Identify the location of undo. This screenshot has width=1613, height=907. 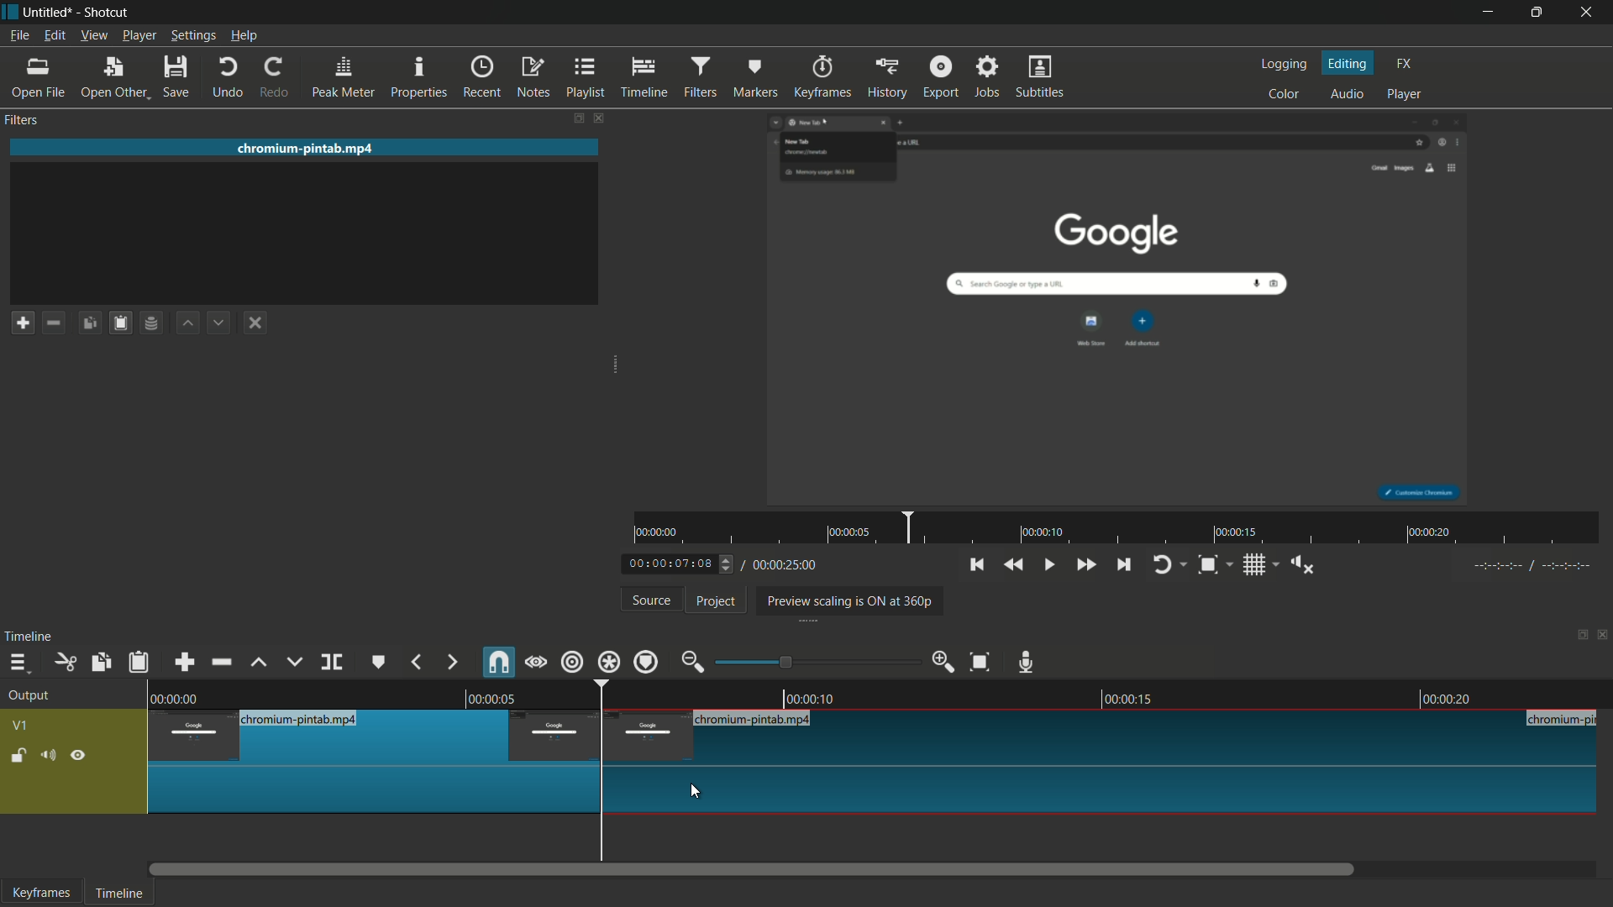
(229, 78).